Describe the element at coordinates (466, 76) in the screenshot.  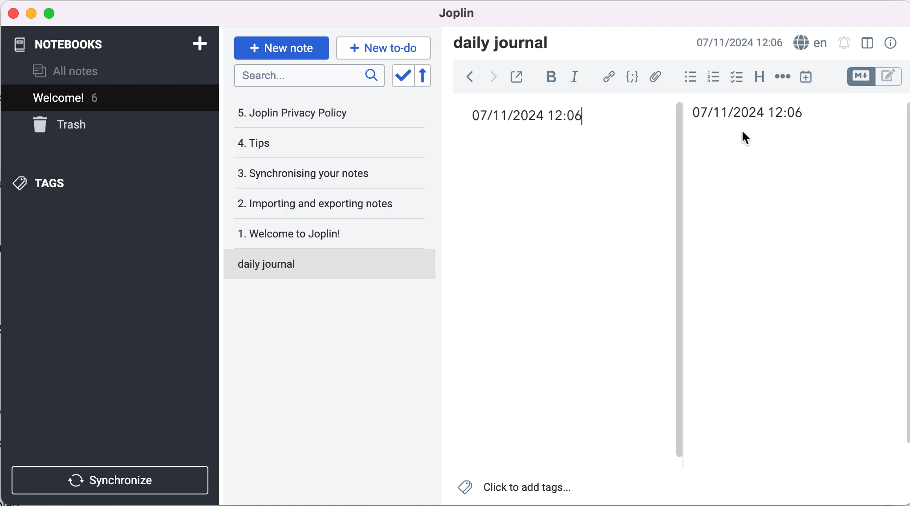
I see `back` at that location.